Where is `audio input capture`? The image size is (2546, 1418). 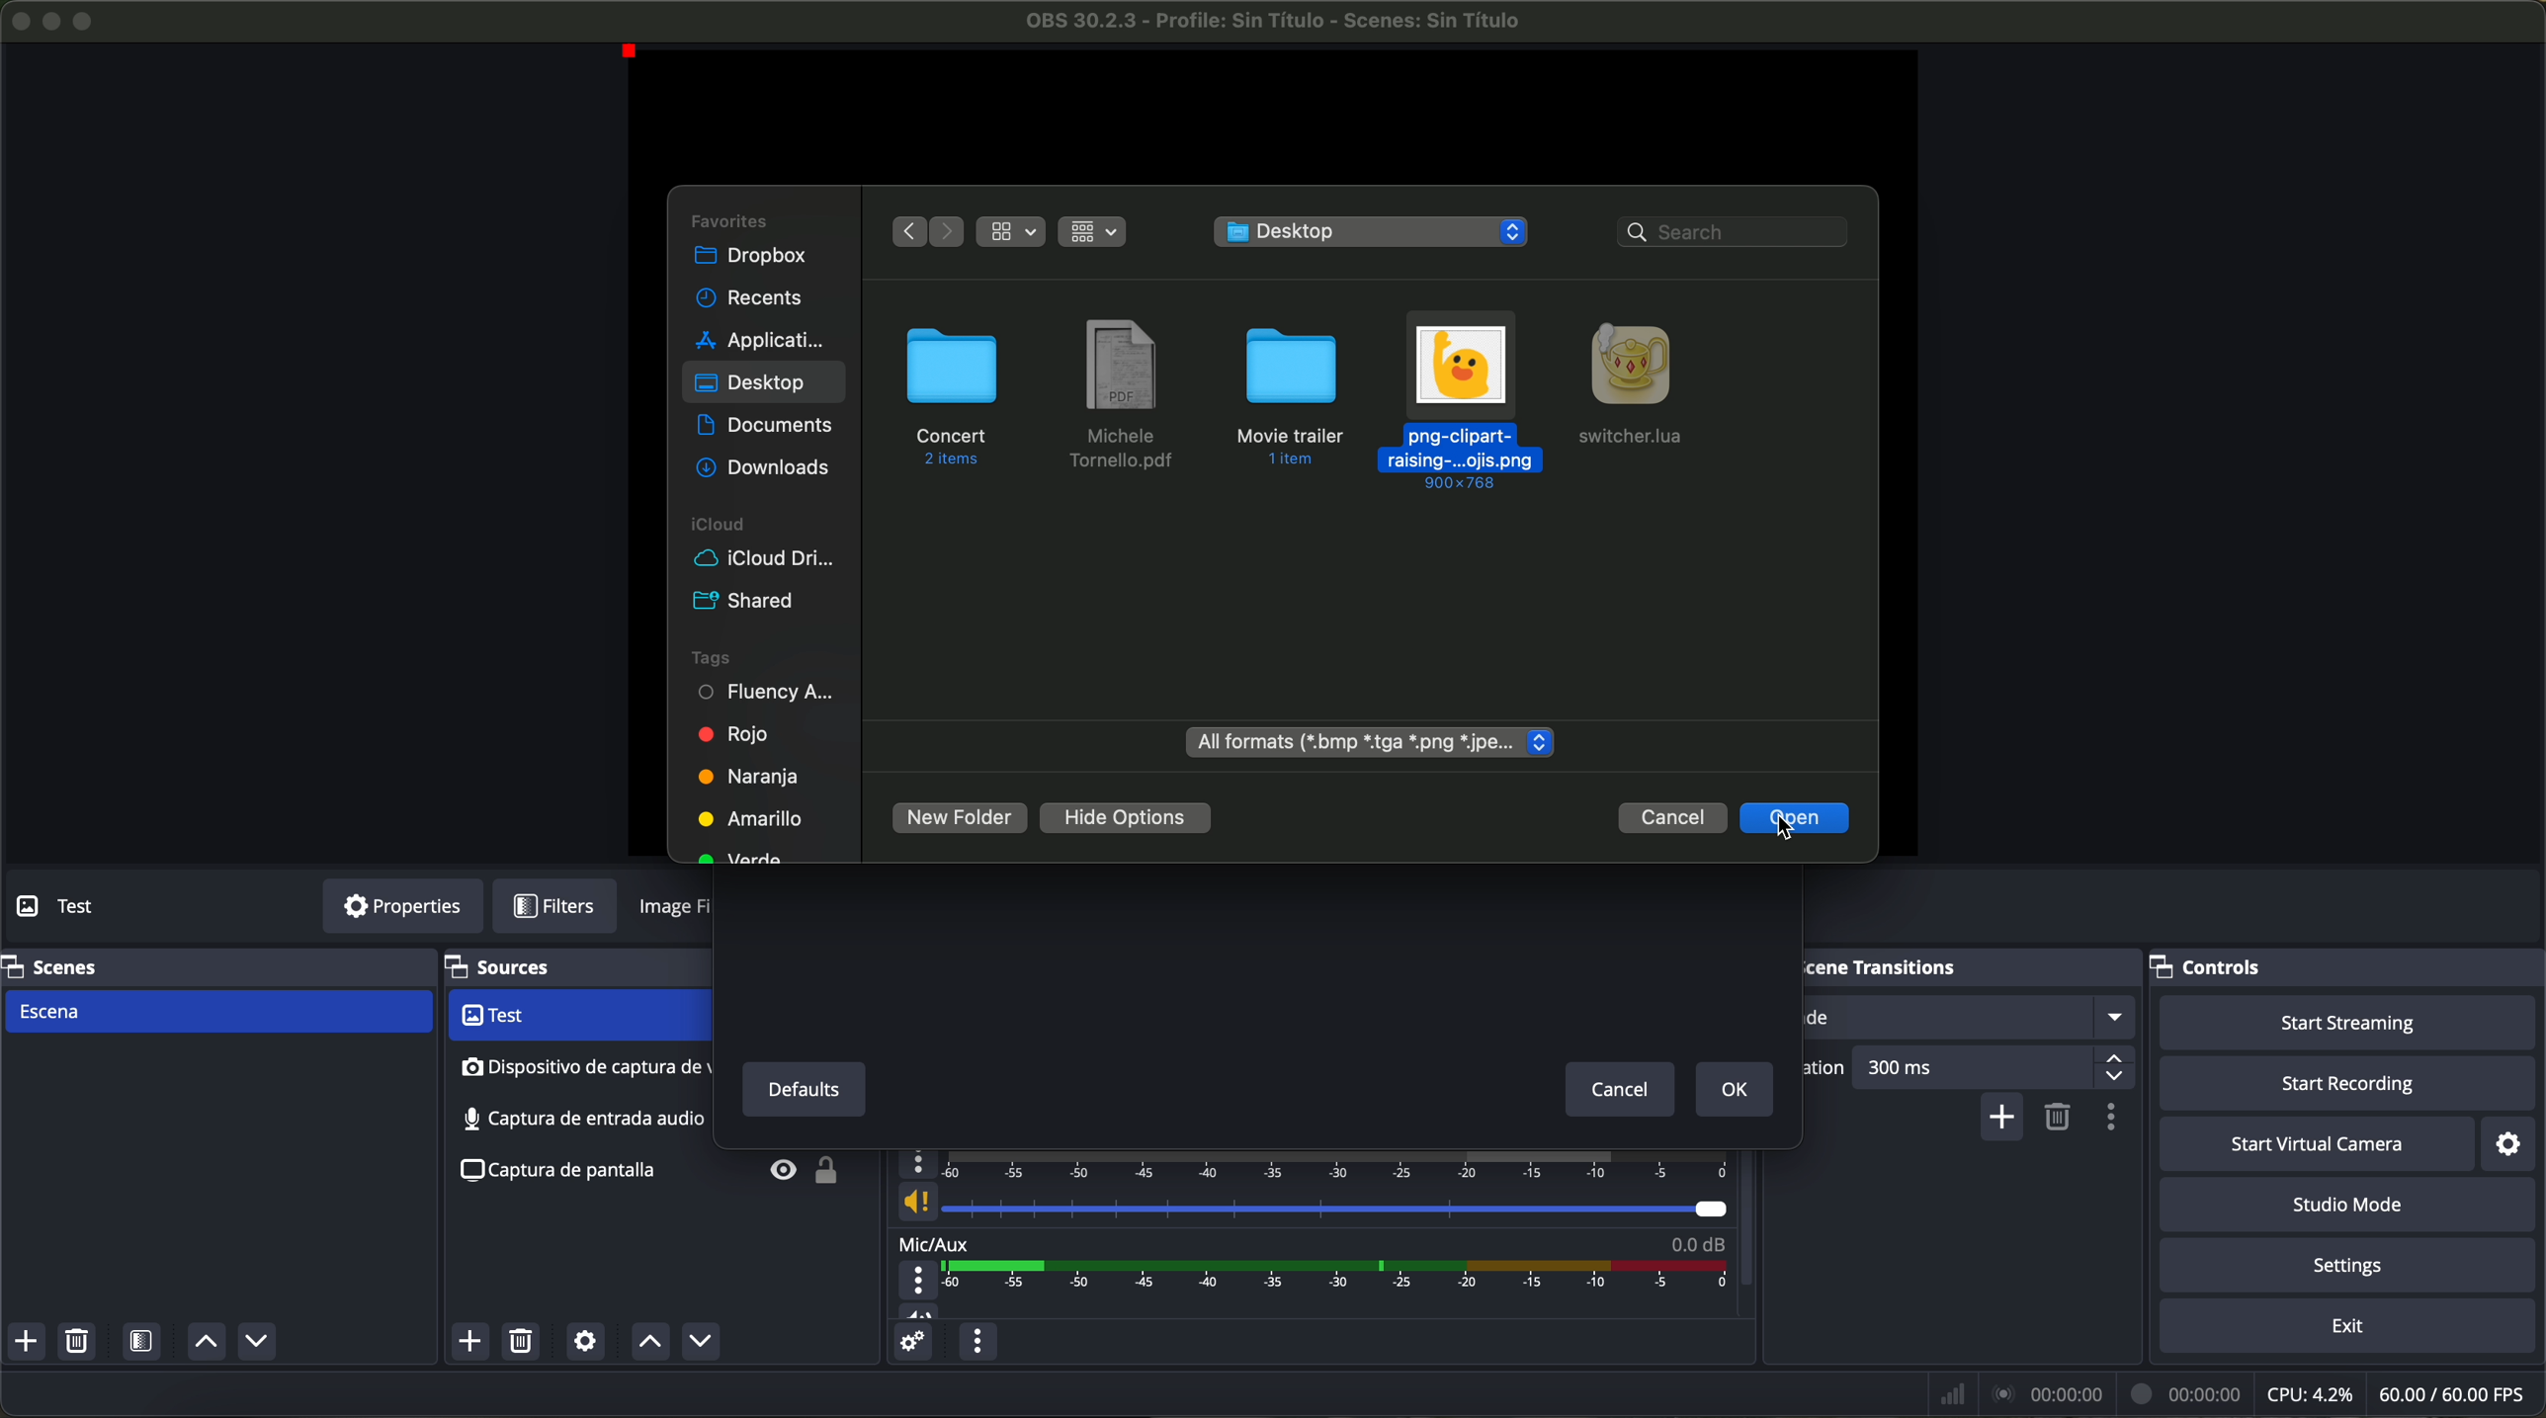 audio input capture is located at coordinates (581, 1067).